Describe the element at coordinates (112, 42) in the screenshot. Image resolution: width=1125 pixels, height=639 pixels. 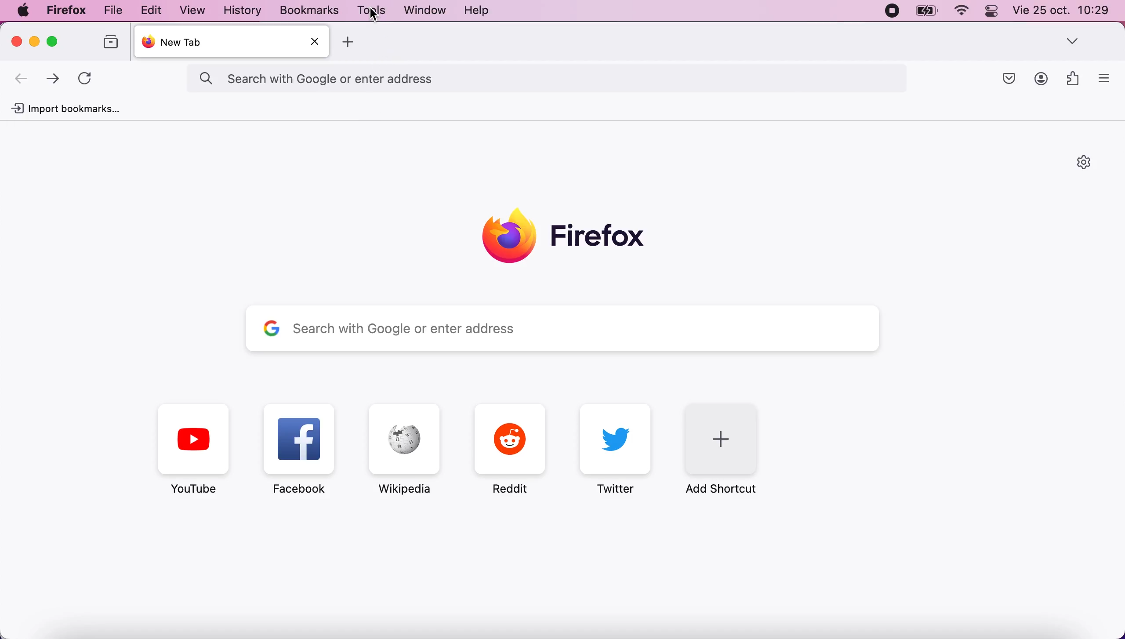
I see `Folders` at that location.